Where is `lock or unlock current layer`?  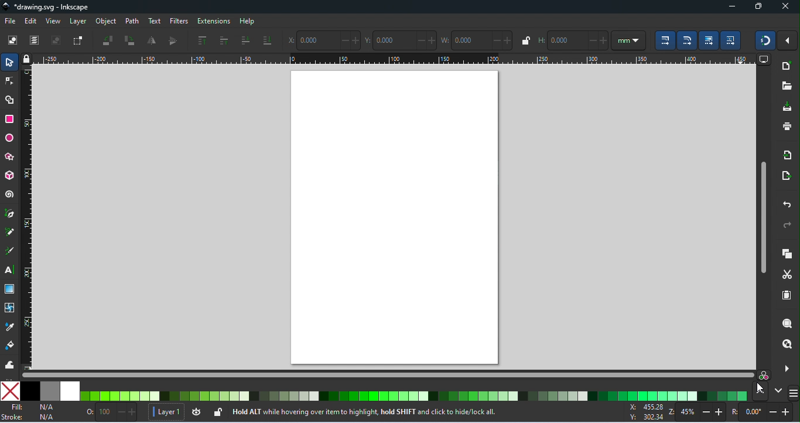 lock or unlock current layer is located at coordinates (217, 411).